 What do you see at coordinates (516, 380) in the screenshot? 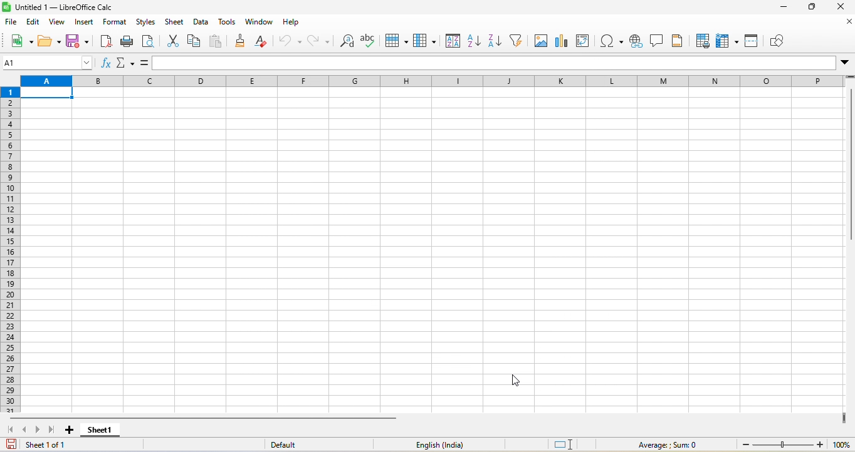
I see `cursor` at bounding box center [516, 380].